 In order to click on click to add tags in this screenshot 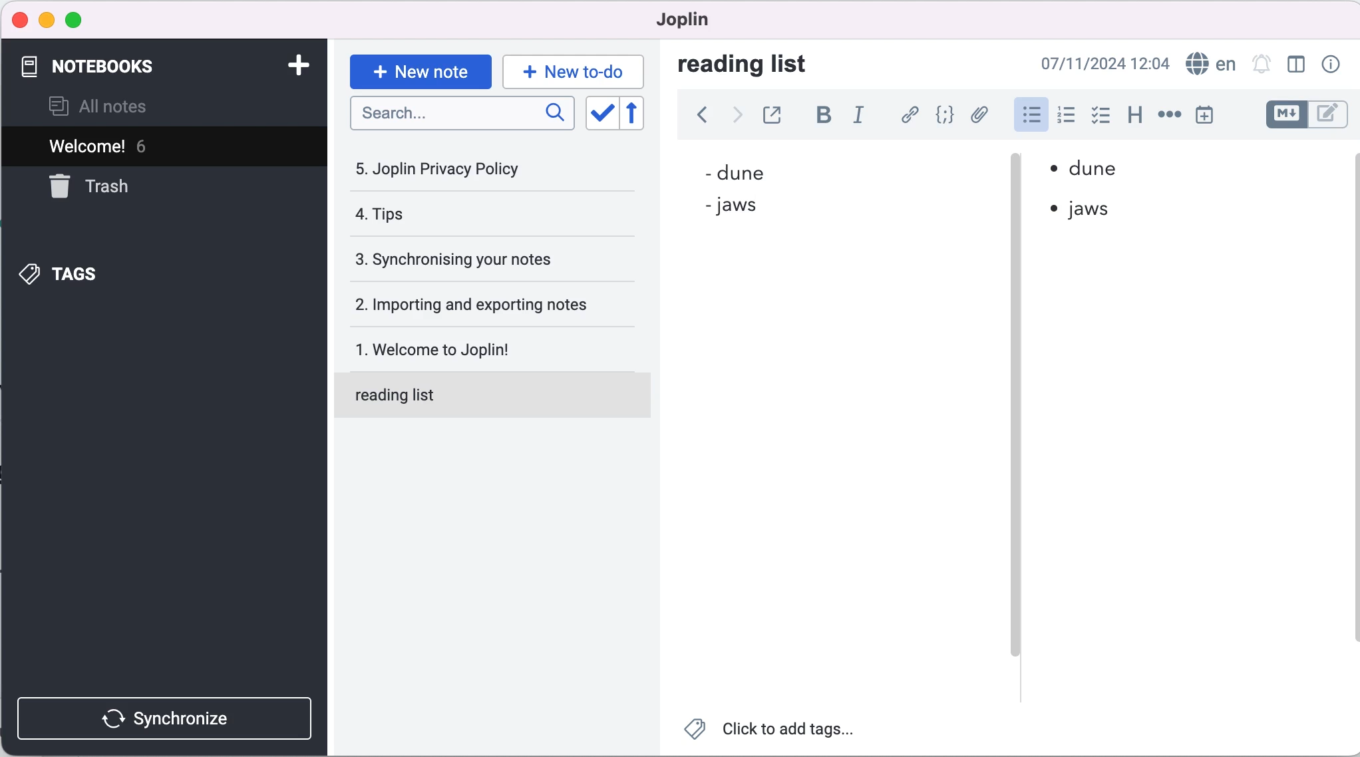, I will do `click(772, 734)`.